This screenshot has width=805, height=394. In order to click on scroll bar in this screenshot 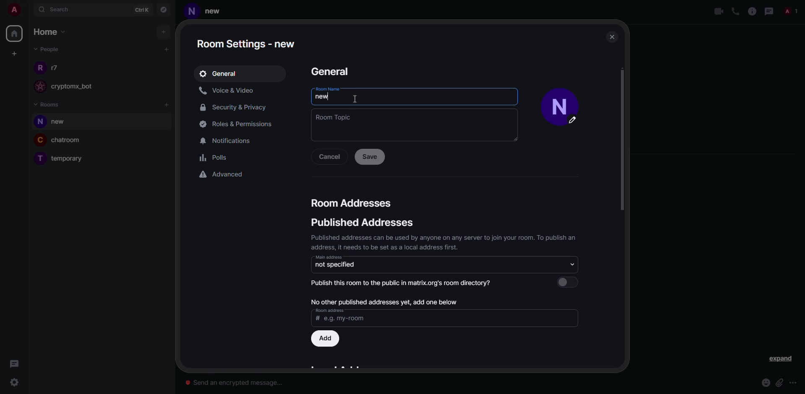, I will do `click(625, 141)`.